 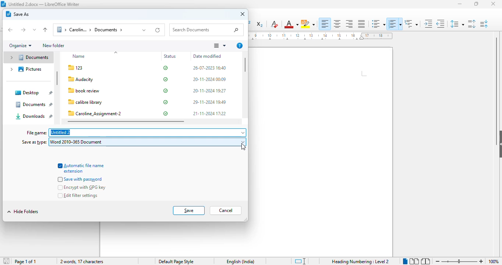 What do you see at coordinates (207, 56) in the screenshot?
I see `date modified` at bounding box center [207, 56].